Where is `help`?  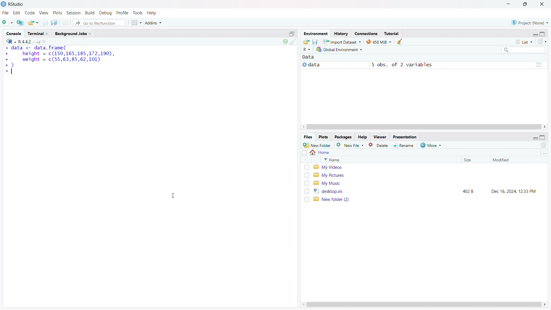 help is located at coordinates (362, 137).